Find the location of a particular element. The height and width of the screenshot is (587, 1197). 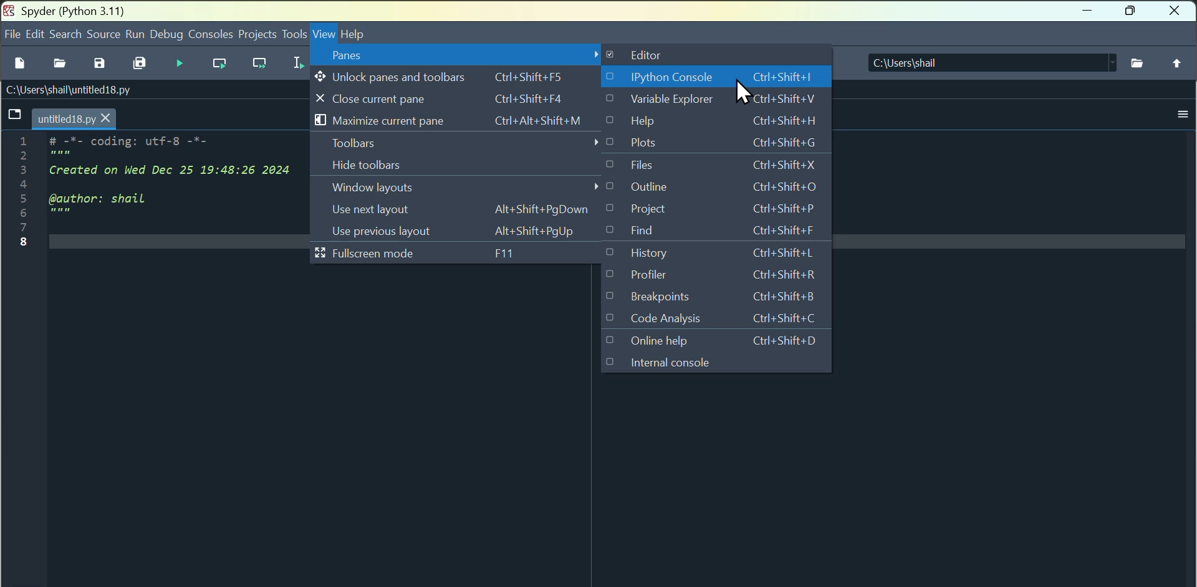

file is located at coordinates (11, 35).